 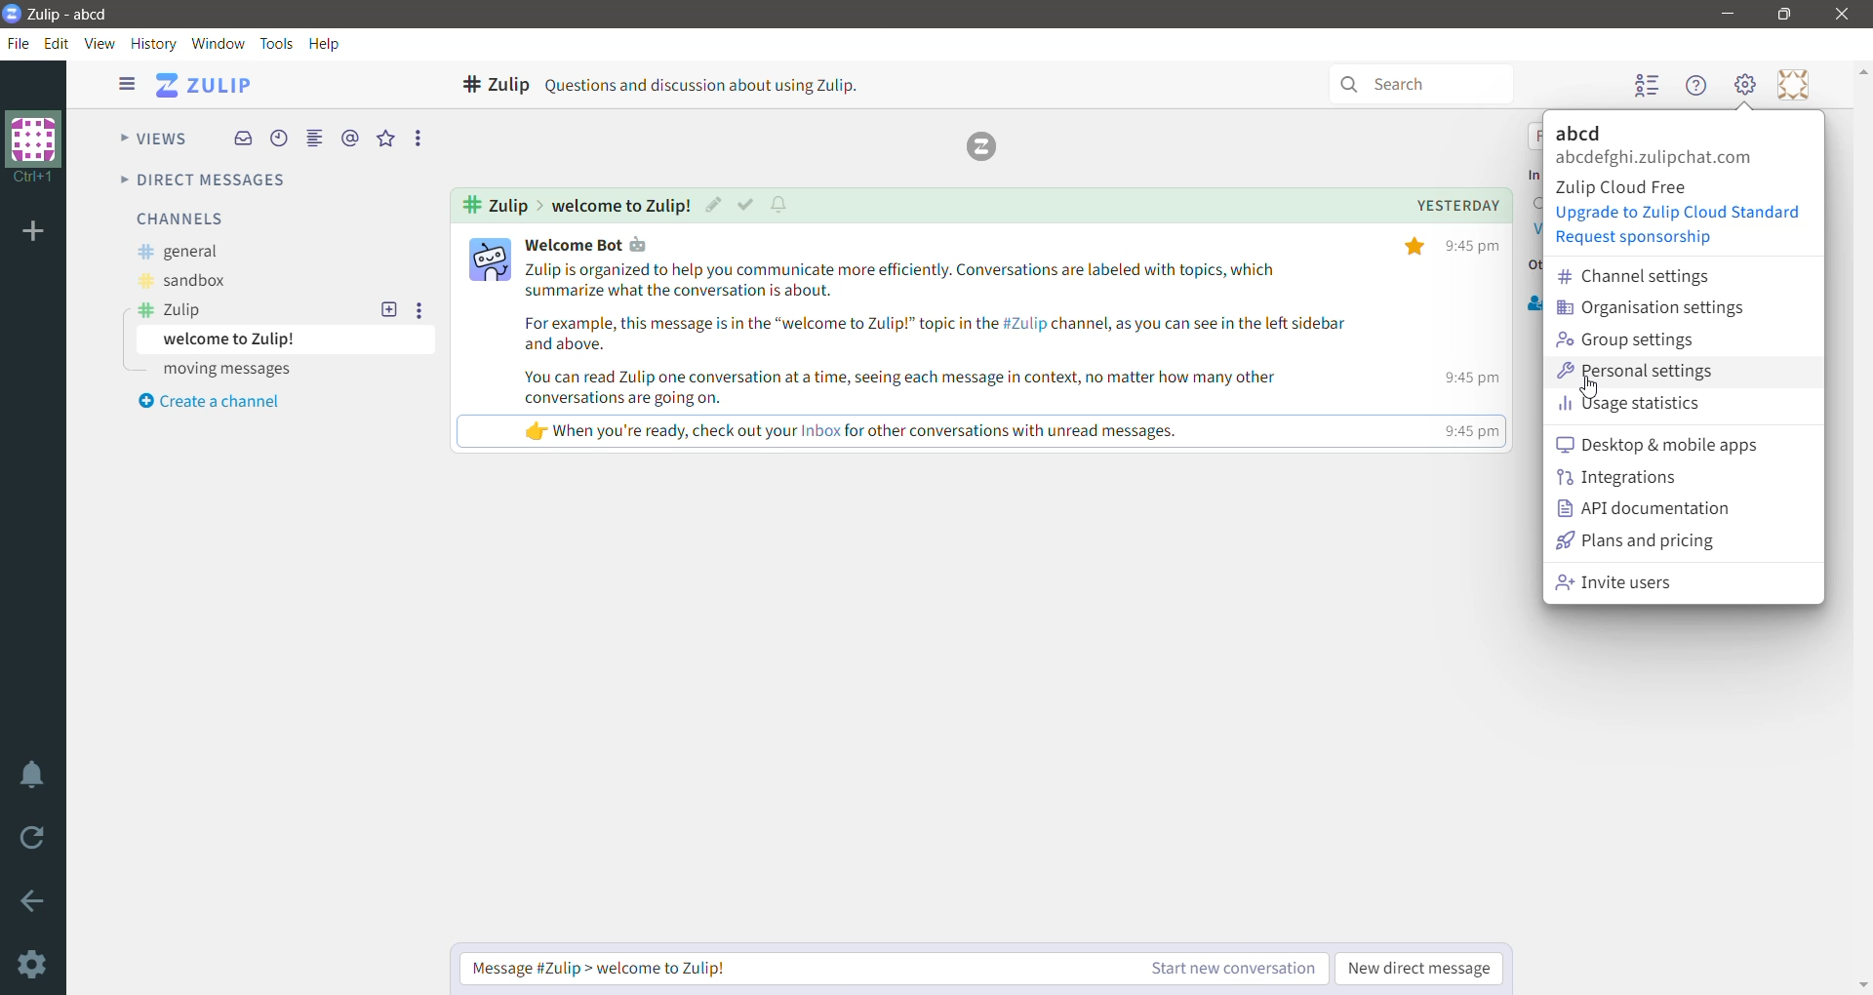 What do you see at coordinates (60, 44) in the screenshot?
I see `Edit` at bounding box center [60, 44].